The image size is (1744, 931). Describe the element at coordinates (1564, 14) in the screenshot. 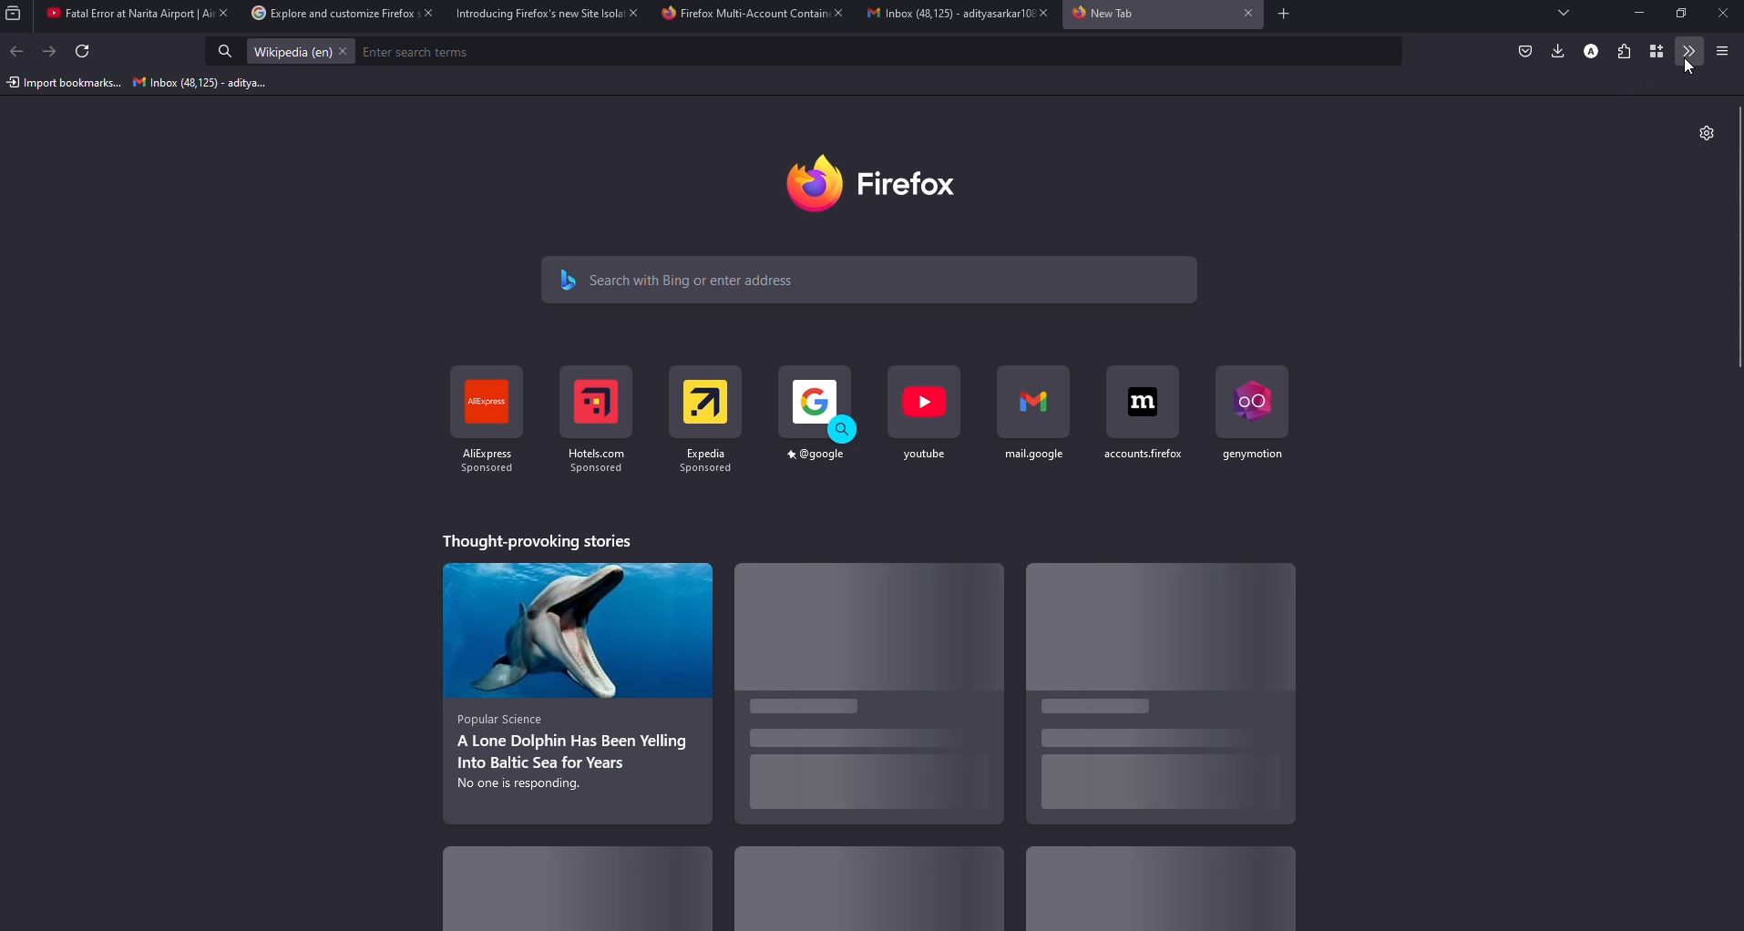

I see `tabs` at that location.